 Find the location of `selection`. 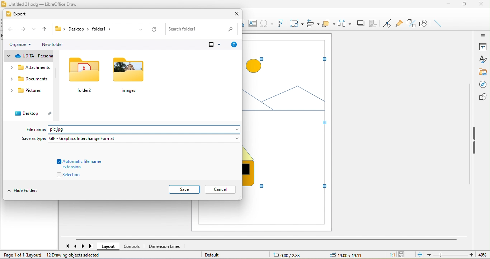

selection is located at coordinates (65, 176).